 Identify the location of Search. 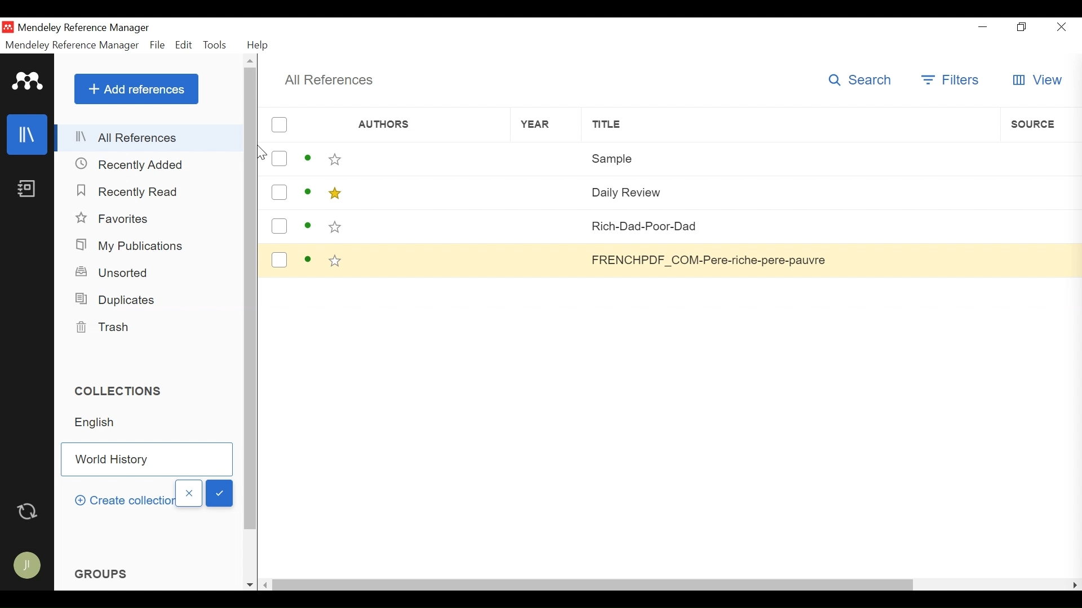
(864, 79).